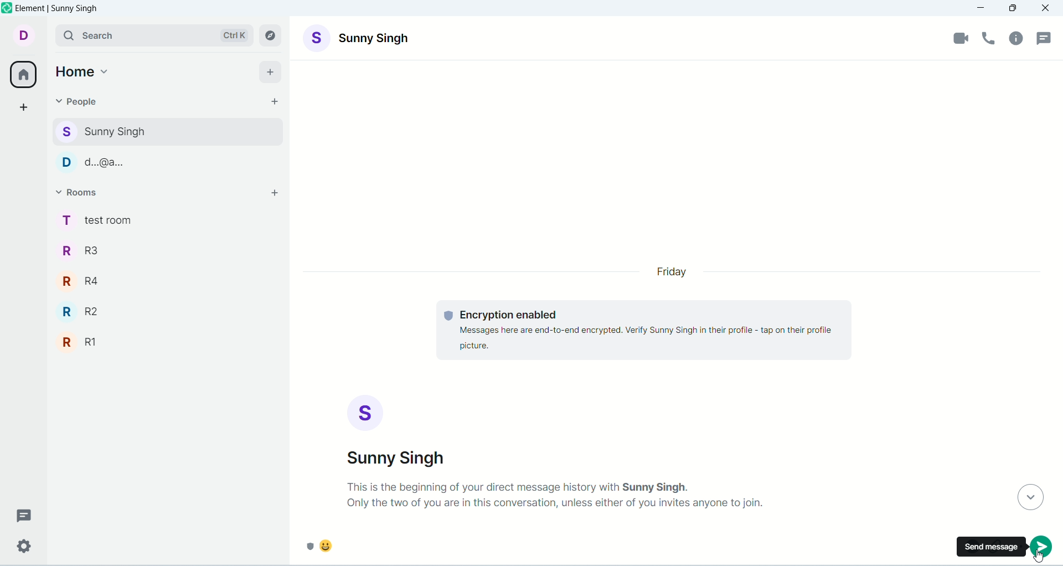 This screenshot has width=1063, height=566. Describe the element at coordinates (24, 35) in the screenshot. I see `account` at that location.